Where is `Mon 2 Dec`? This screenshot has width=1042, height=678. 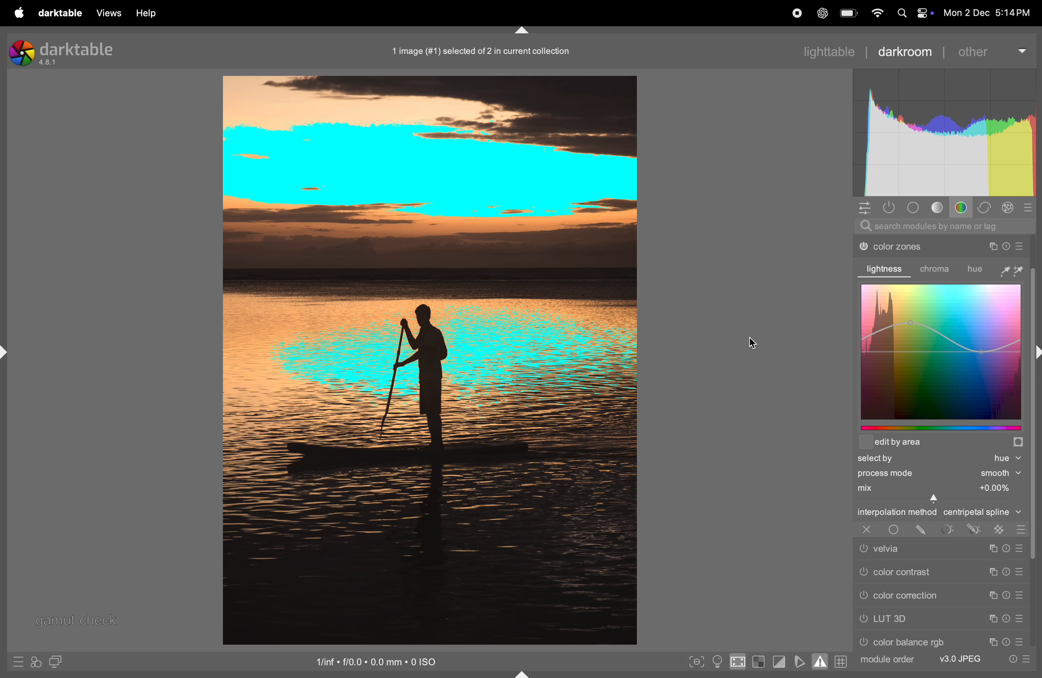
Mon 2 Dec is located at coordinates (966, 13).